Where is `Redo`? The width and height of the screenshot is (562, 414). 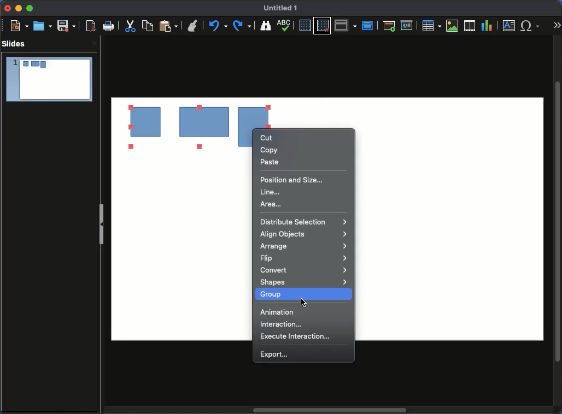 Redo is located at coordinates (243, 26).